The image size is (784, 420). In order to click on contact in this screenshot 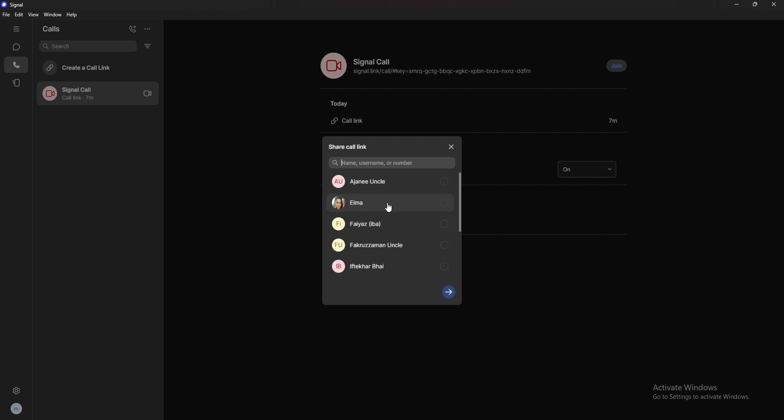, I will do `click(391, 182)`.